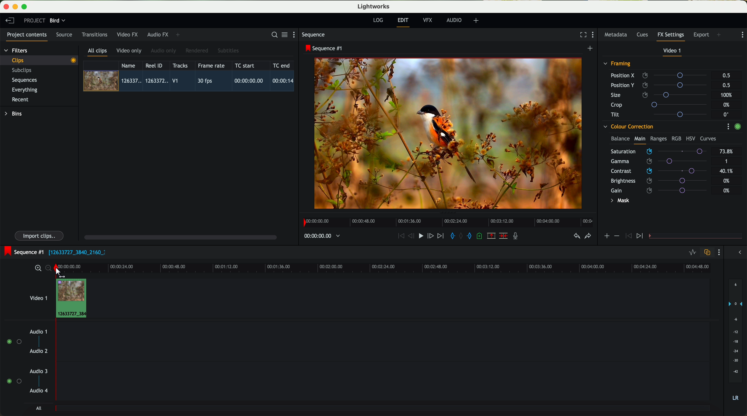 The width and height of the screenshot is (747, 416). I want to click on gain, so click(662, 190).